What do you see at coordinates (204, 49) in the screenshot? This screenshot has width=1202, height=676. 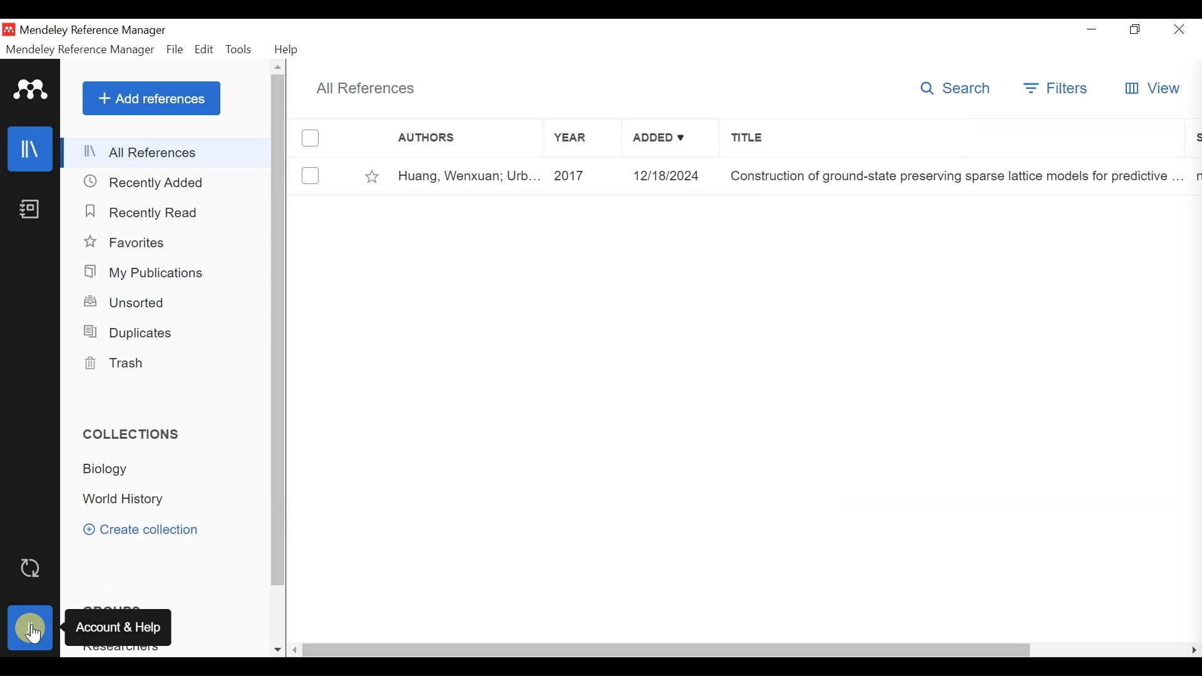 I see `Edit` at bounding box center [204, 49].